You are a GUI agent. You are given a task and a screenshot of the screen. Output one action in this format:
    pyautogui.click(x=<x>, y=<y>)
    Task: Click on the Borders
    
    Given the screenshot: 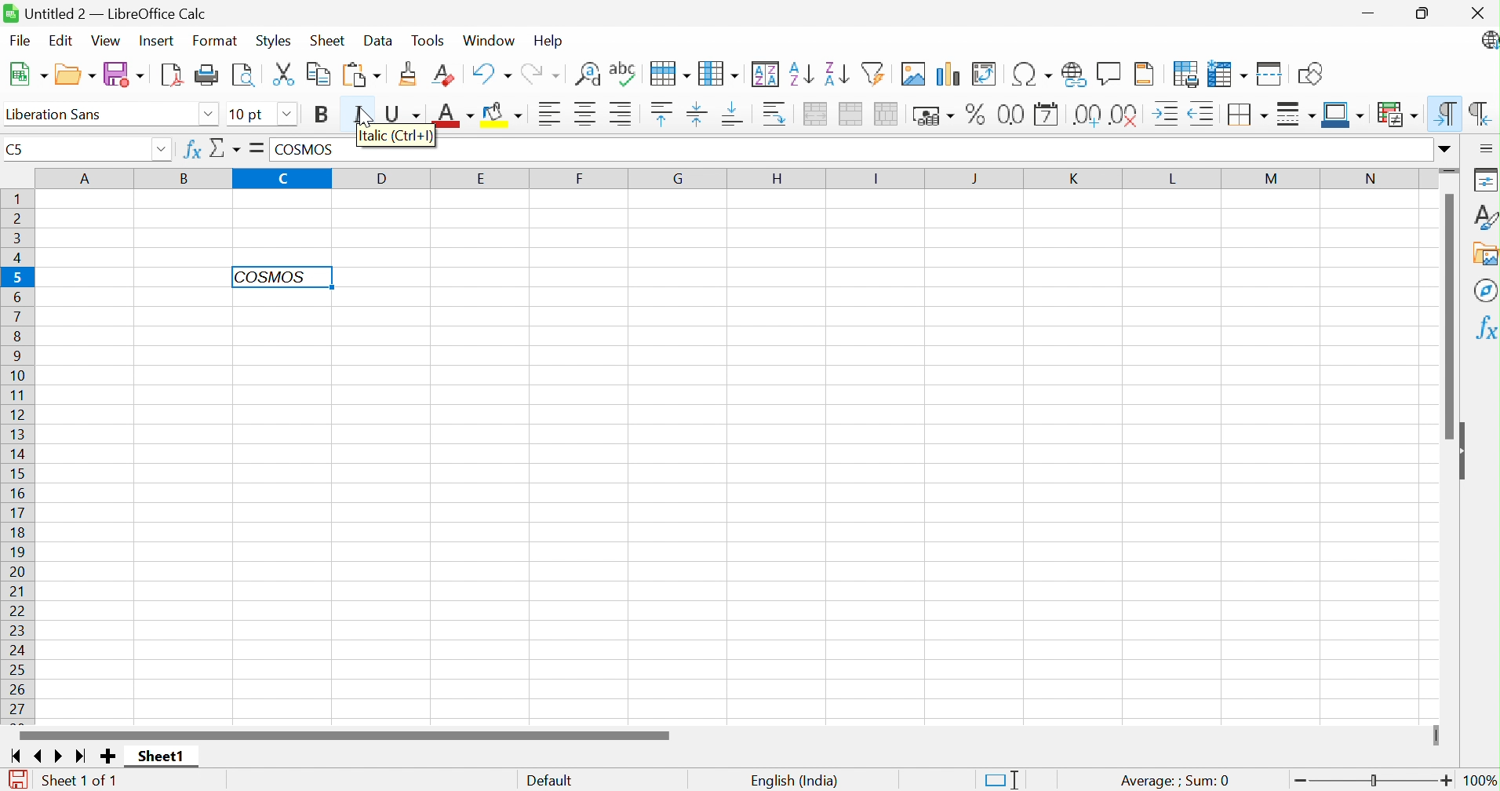 What is the action you would take?
    pyautogui.click(x=1245, y=115)
    